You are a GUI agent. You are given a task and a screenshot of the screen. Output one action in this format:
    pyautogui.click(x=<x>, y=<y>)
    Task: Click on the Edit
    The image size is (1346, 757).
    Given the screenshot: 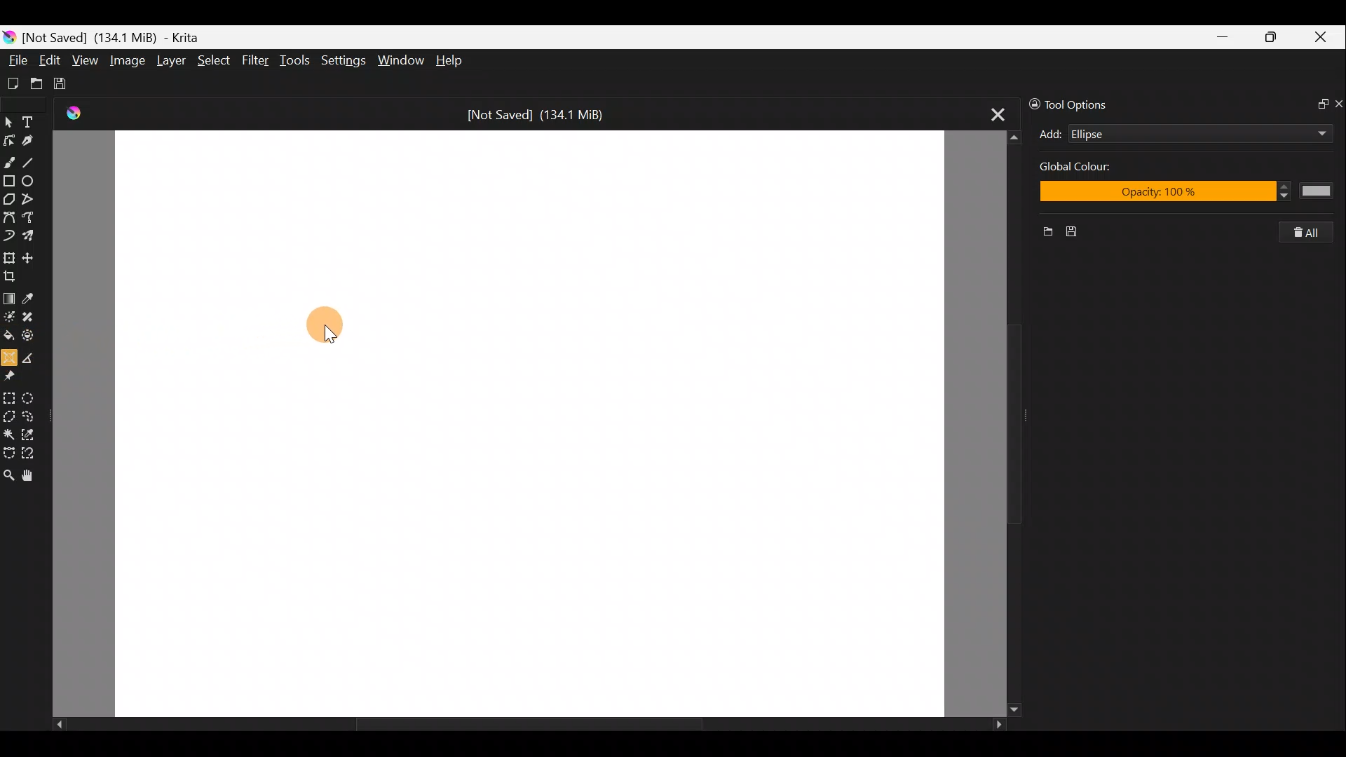 What is the action you would take?
    pyautogui.click(x=50, y=60)
    